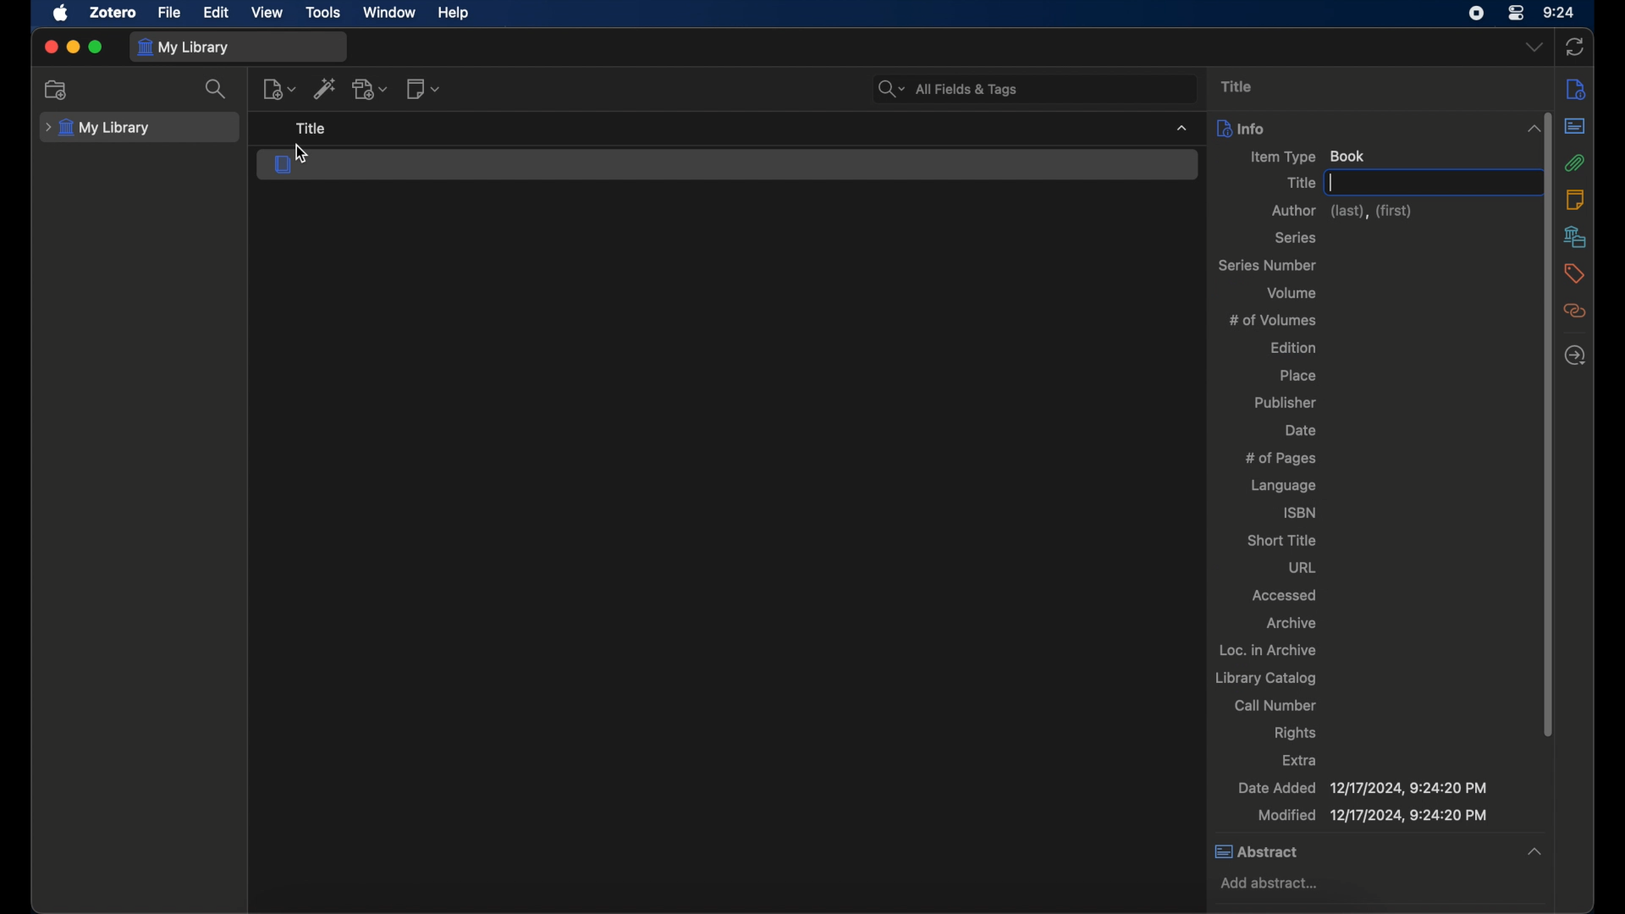 This screenshot has width=1625, height=914. I want to click on view, so click(266, 13).